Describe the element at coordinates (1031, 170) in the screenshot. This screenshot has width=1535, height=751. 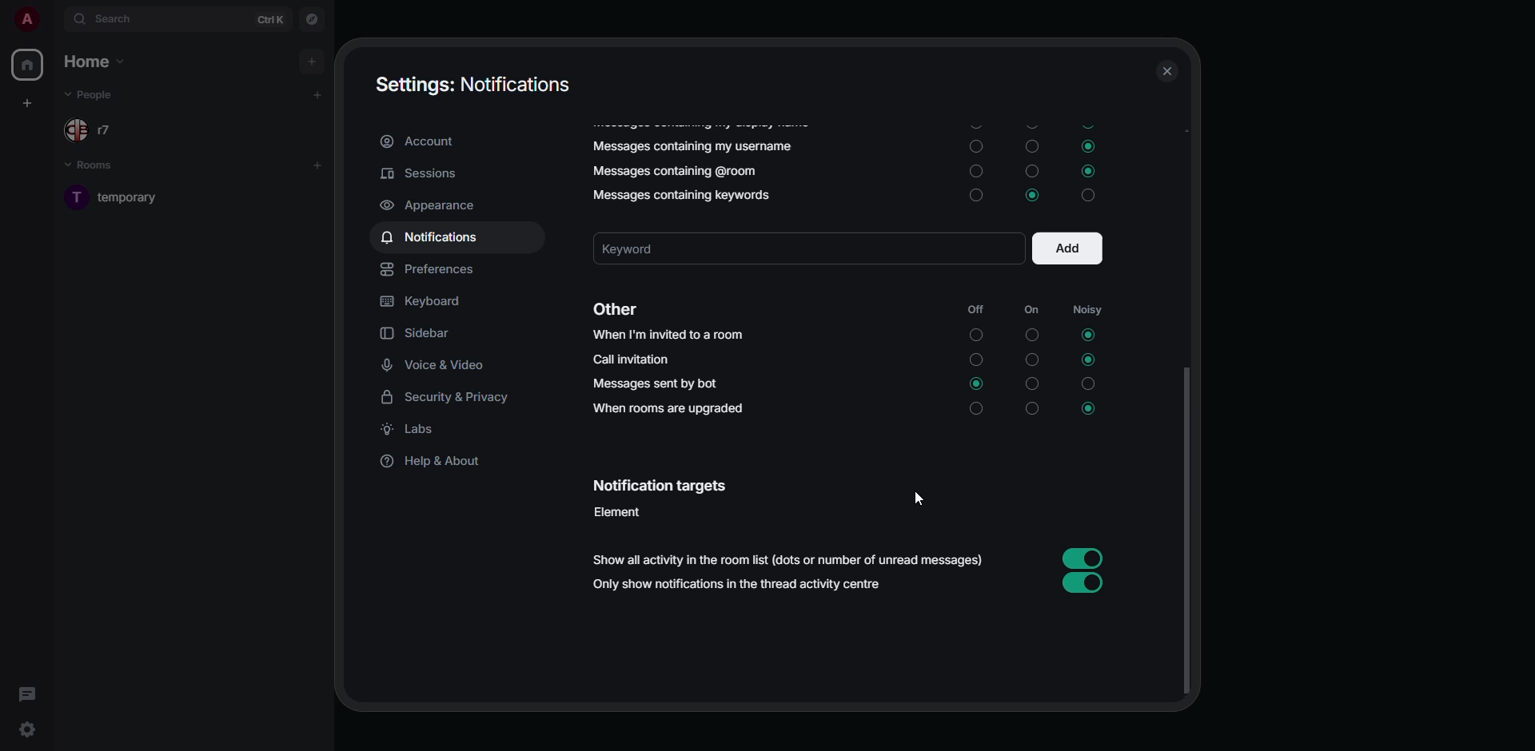
I see `On` at that location.